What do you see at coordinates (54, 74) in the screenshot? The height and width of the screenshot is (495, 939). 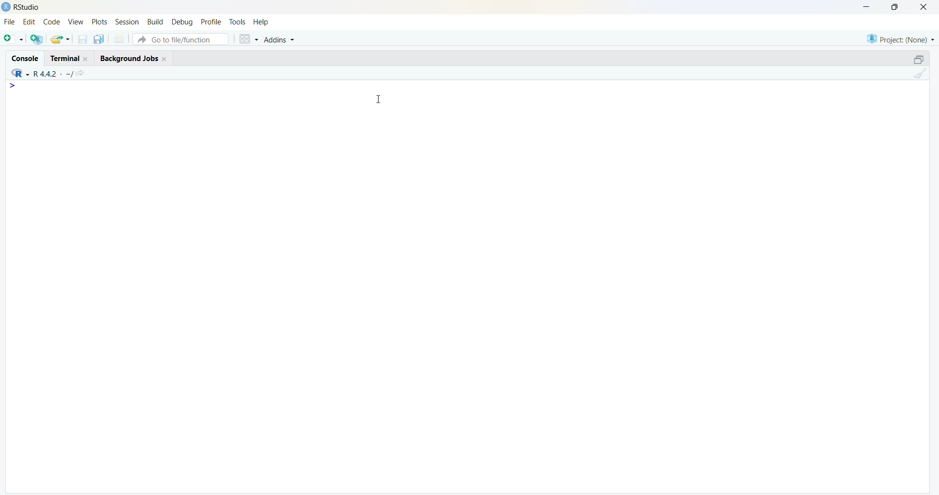 I see `R 4.4.2 ~/` at bounding box center [54, 74].